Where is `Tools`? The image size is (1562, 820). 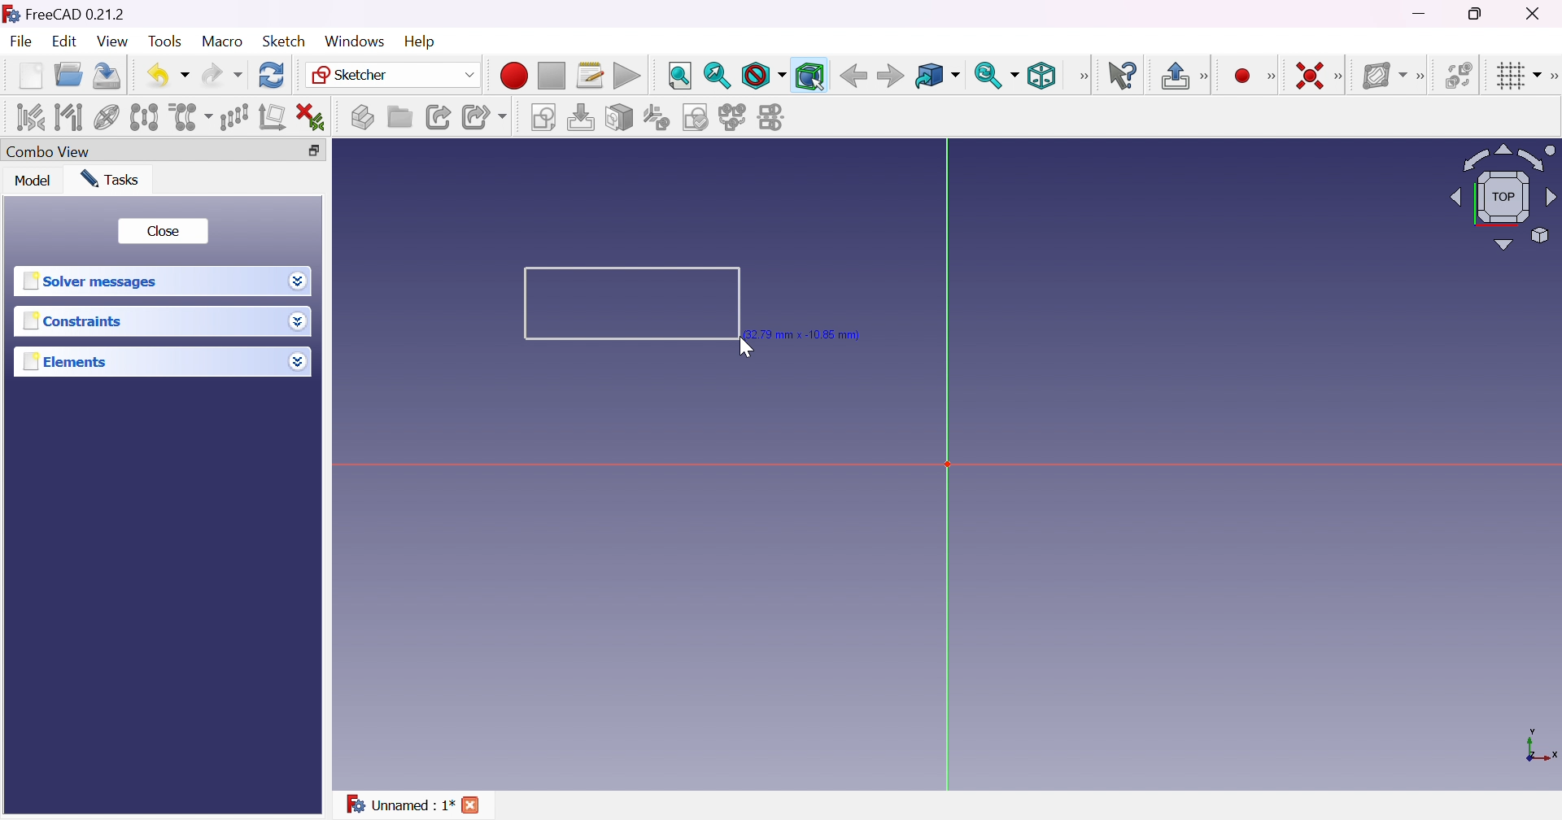 Tools is located at coordinates (166, 41).